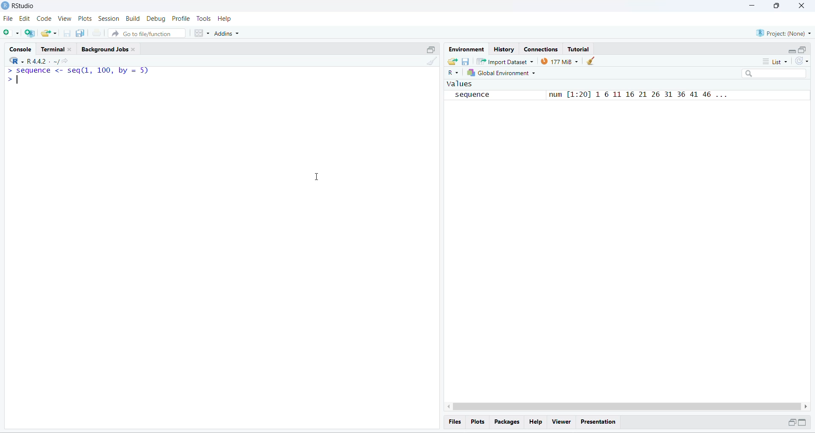 This screenshot has height=433, width=815. Describe the element at coordinates (777, 6) in the screenshot. I see `maximise` at that location.